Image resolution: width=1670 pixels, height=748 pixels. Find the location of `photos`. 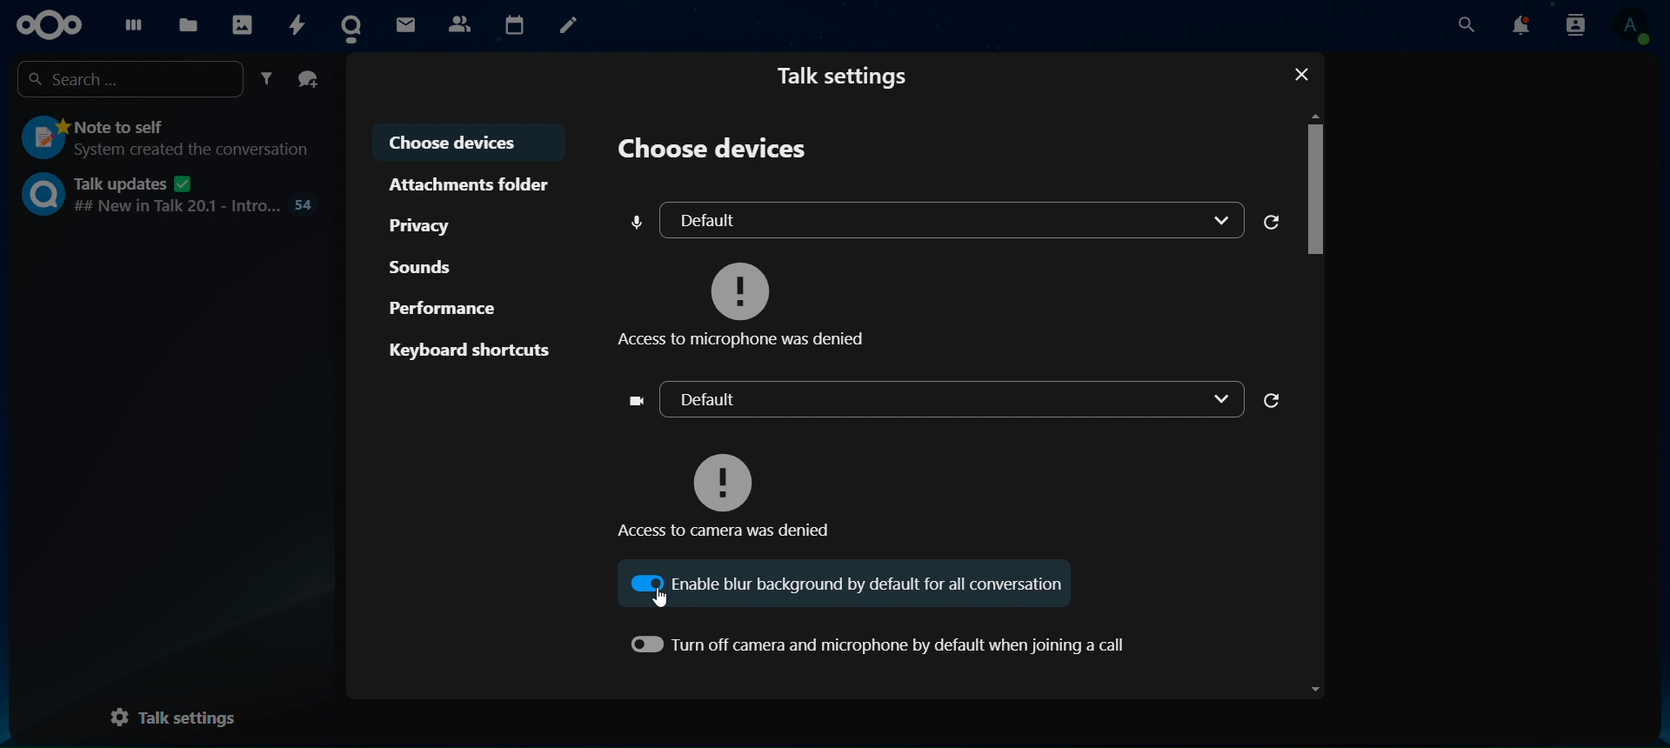

photos is located at coordinates (245, 22).